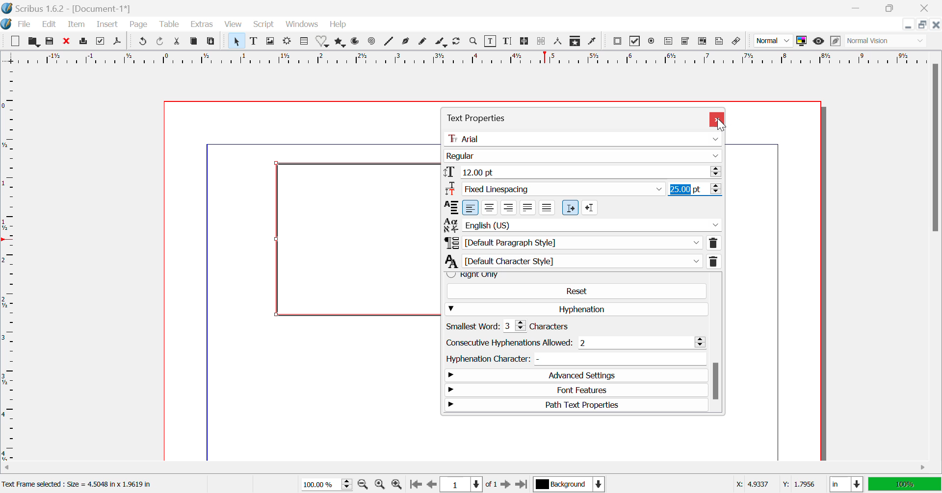  Describe the element at coordinates (934, 260) in the screenshot. I see `Vertical Scroll Bar` at that location.